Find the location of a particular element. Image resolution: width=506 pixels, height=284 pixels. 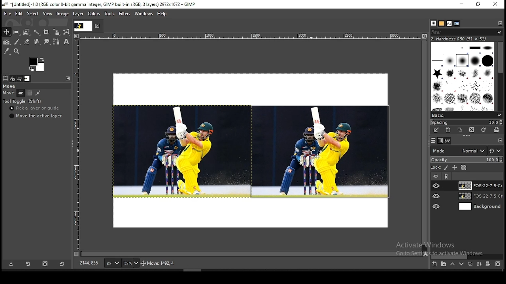

images is located at coordinates (27, 79).